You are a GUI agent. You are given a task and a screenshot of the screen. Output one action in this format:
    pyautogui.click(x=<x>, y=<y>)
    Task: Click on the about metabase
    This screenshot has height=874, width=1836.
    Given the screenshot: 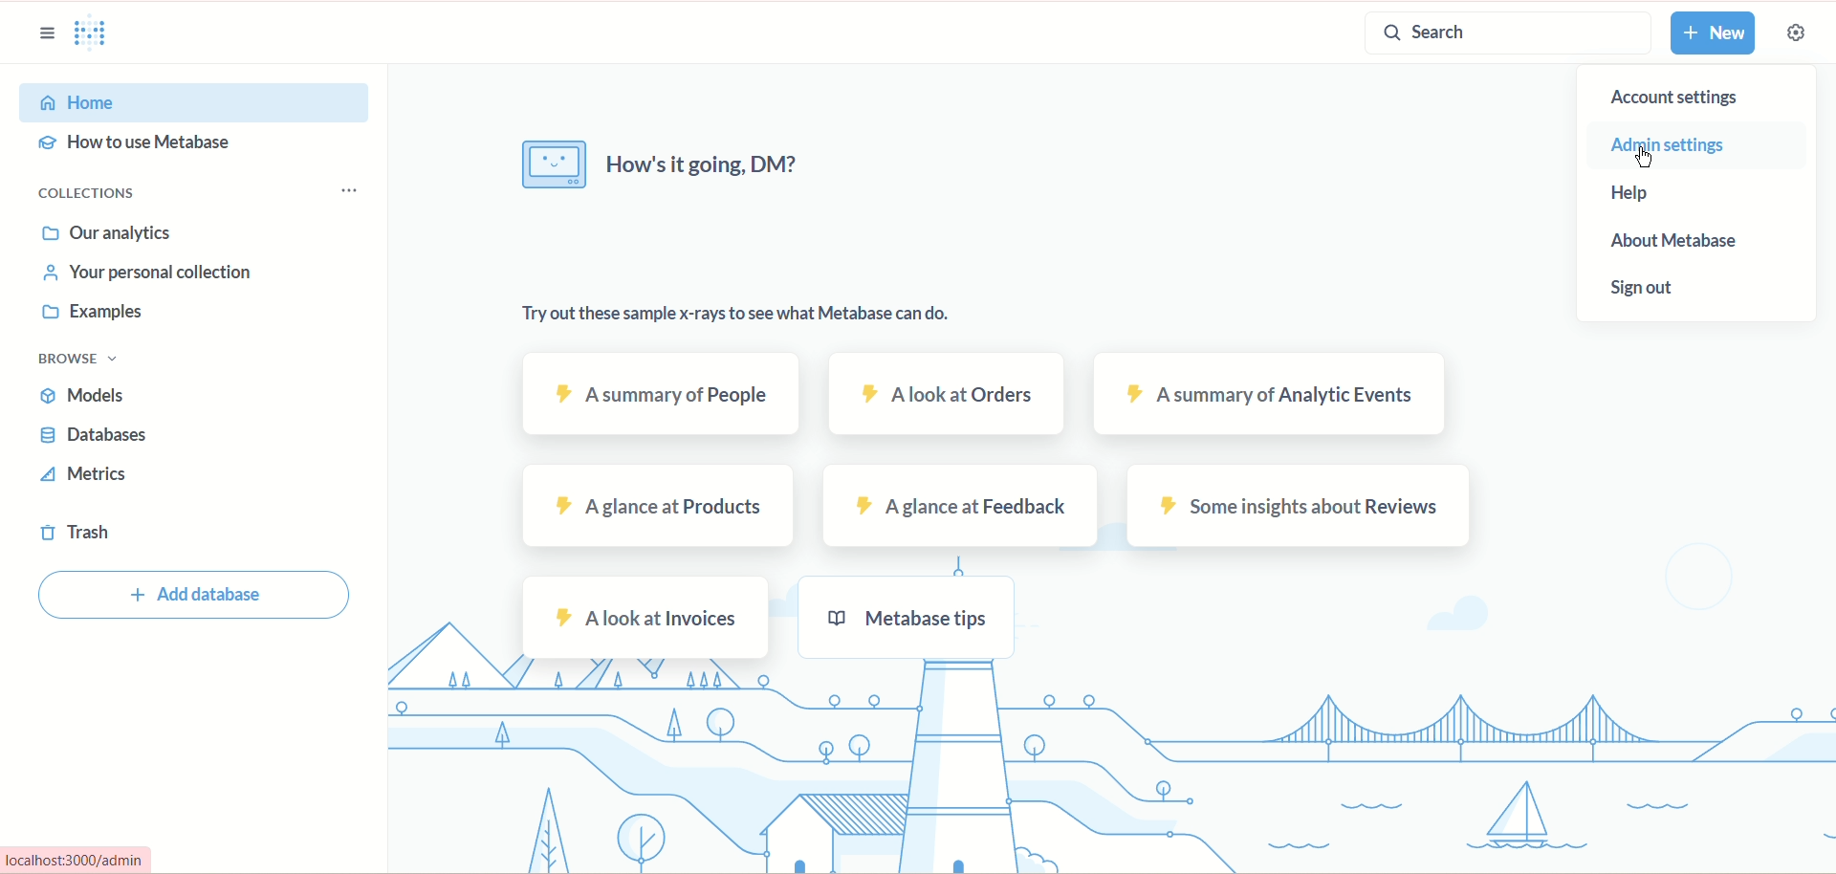 What is the action you would take?
    pyautogui.click(x=1674, y=244)
    